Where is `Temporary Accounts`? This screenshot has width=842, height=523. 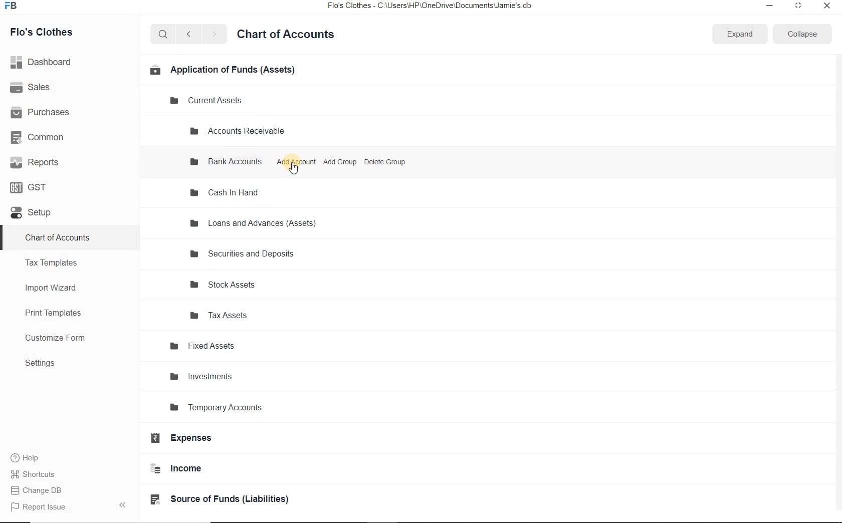 Temporary Accounts is located at coordinates (241, 408).